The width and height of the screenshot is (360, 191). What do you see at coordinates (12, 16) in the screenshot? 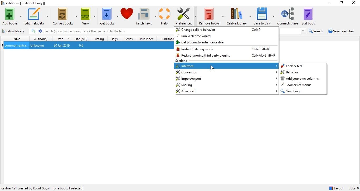
I see `Add books` at bounding box center [12, 16].